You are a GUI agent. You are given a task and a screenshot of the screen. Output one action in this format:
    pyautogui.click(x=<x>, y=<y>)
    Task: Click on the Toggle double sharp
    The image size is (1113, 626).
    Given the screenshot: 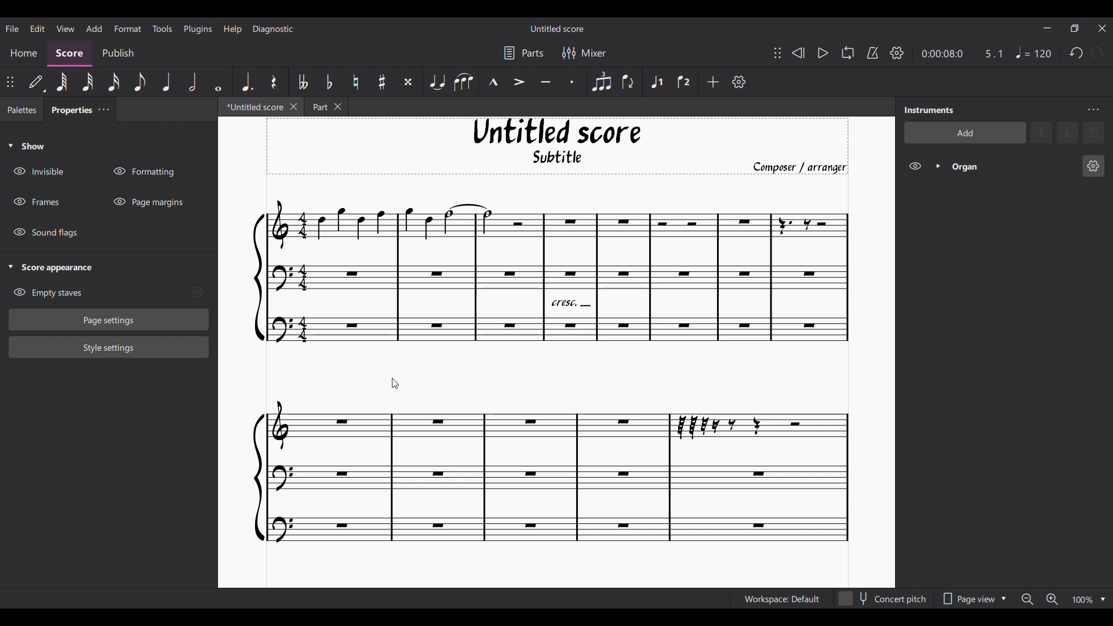 What is the action you would take?
    pyautogui.click(x=408, y=82)
    